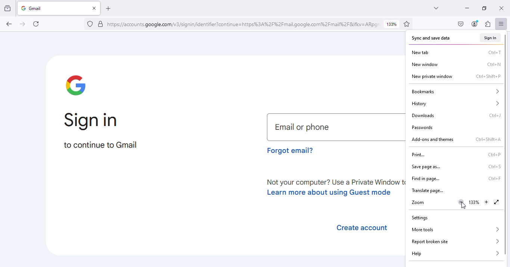  I want to click on go forward one page, so click(23, 24).